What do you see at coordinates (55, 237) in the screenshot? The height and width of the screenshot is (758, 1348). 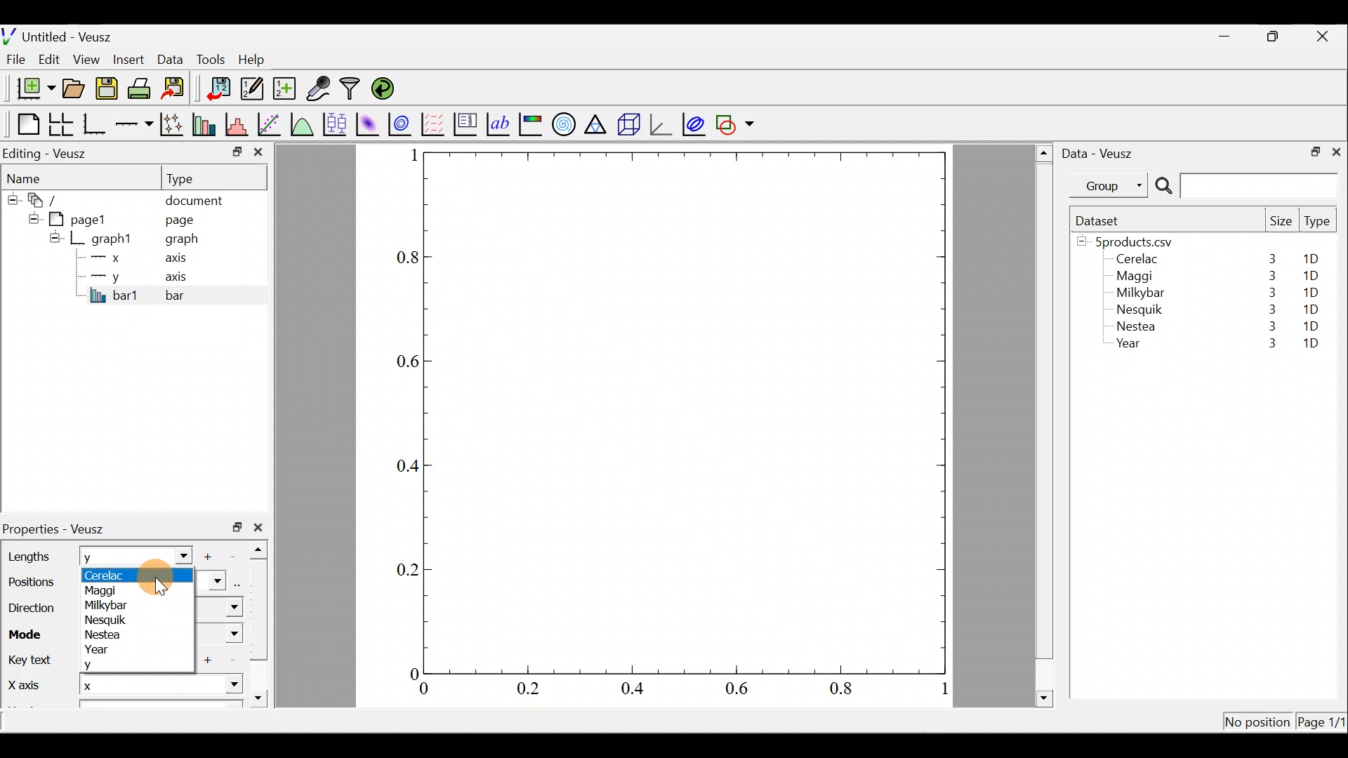 I see `hide` at bounding box center [55, 237].